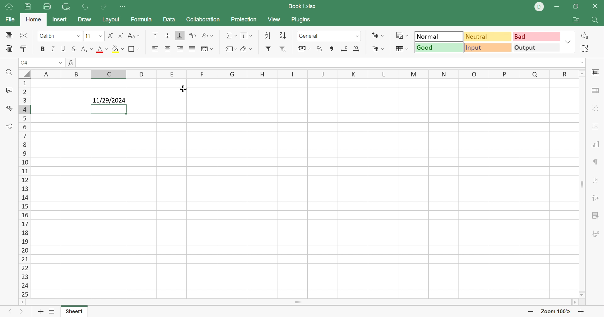  I want to click on Input, so click(487, 48).